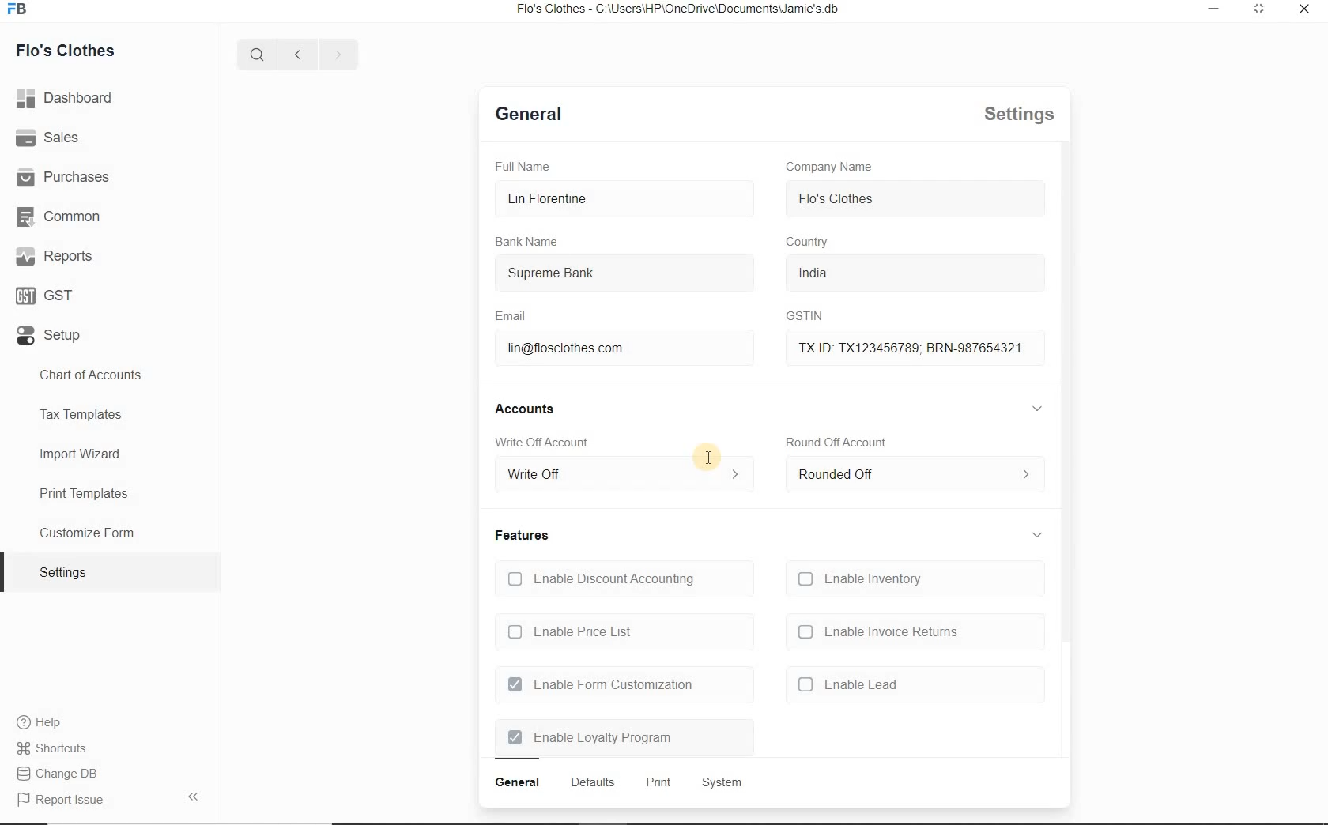  What do you see at coordinates (58, 775) in the screenshot?
I see `Change DB` at bounding box center [58, 775].